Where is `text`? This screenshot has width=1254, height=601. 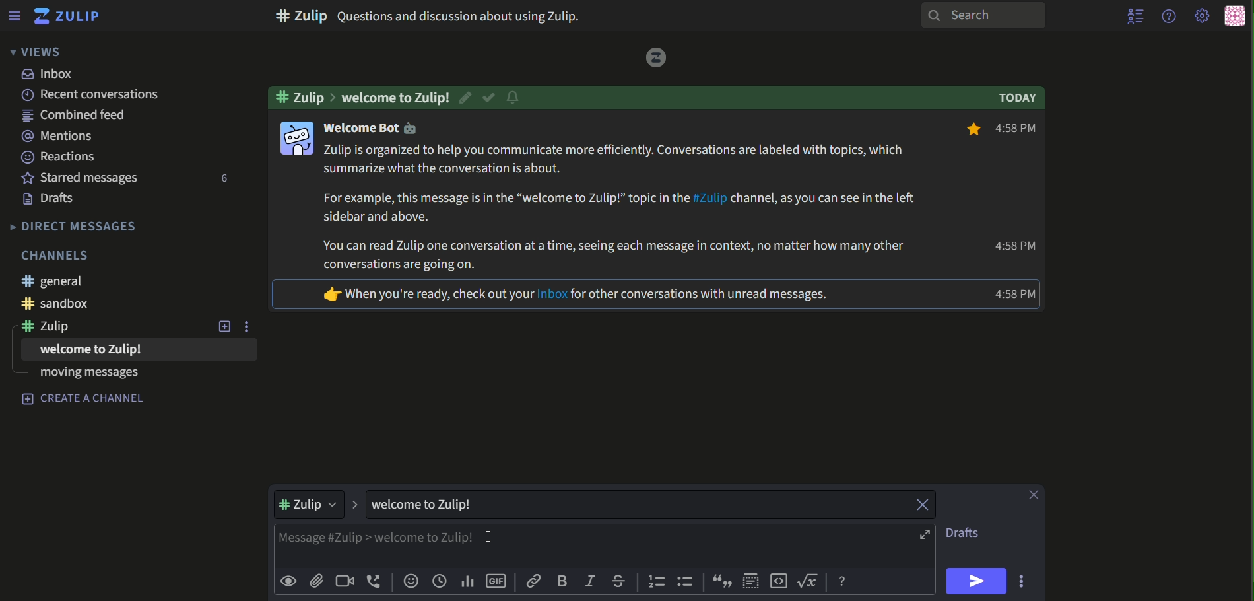 text is located at coordinates (576, 295).